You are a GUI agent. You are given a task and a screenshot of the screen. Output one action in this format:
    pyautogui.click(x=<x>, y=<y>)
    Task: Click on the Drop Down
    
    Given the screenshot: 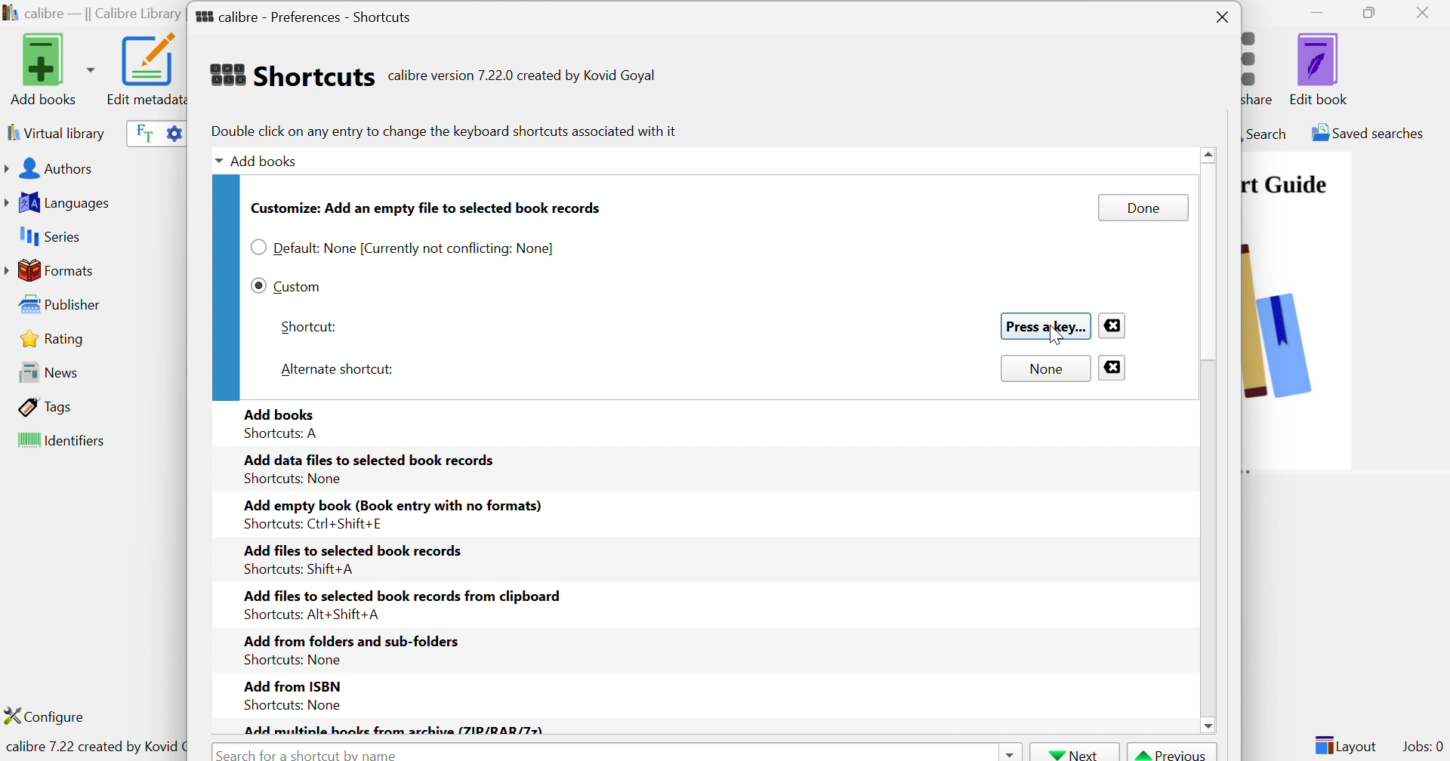 What is the action you would take?
    pyautogui.click(x=215, y=162)
    